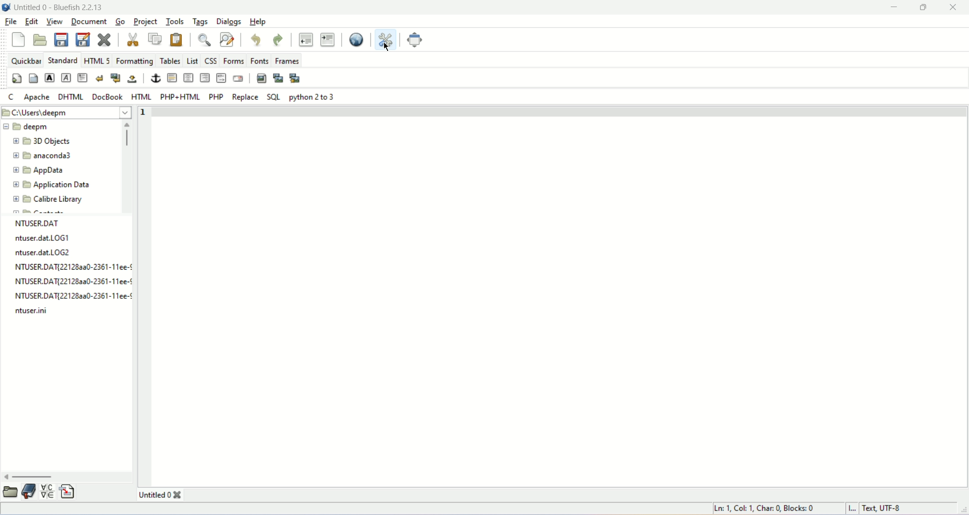 The height and width of the screenshot is (515, 969). I want to click on anchor, so click(155, 78).